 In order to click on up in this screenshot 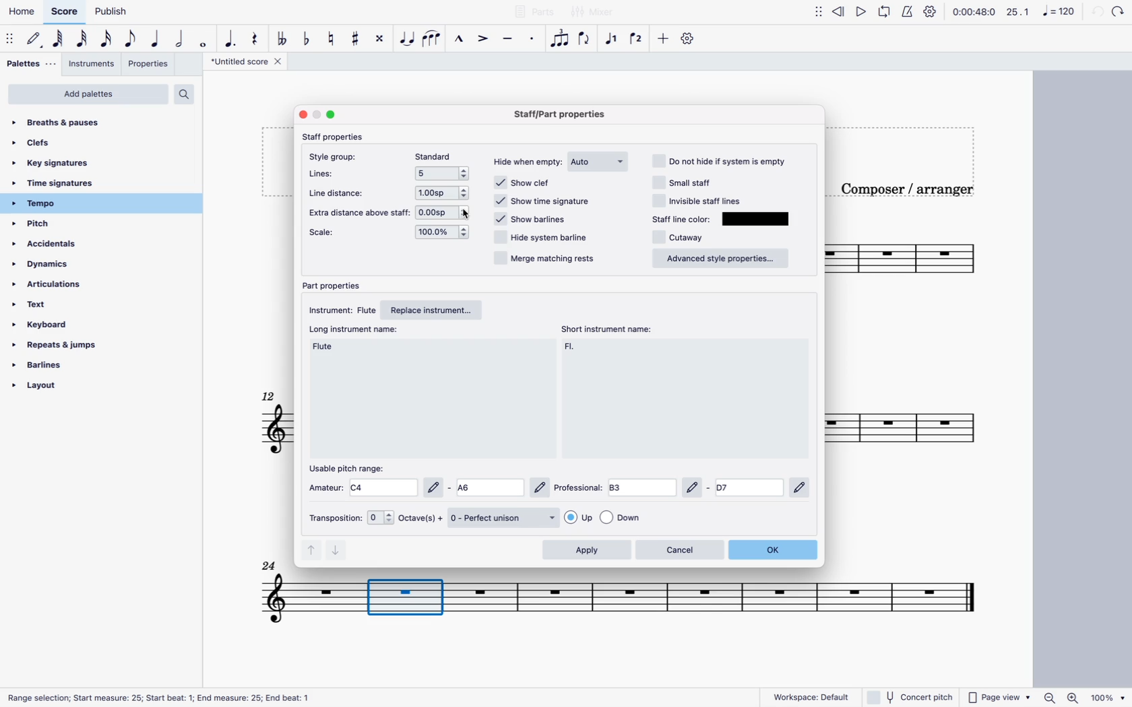, I will do `click(310, 550)`.